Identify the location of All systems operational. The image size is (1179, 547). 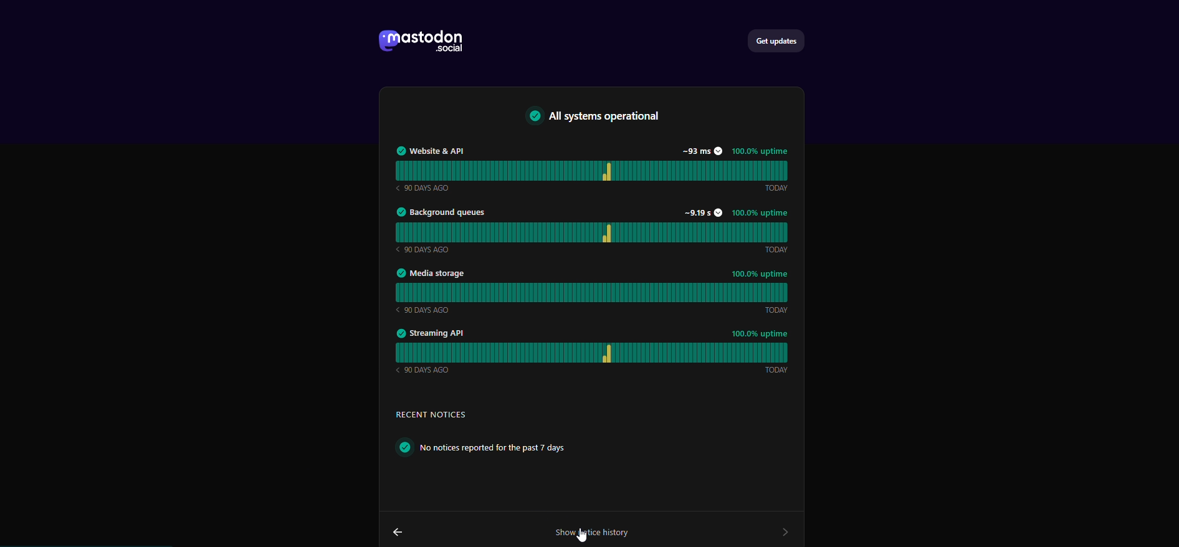
(604, 117).